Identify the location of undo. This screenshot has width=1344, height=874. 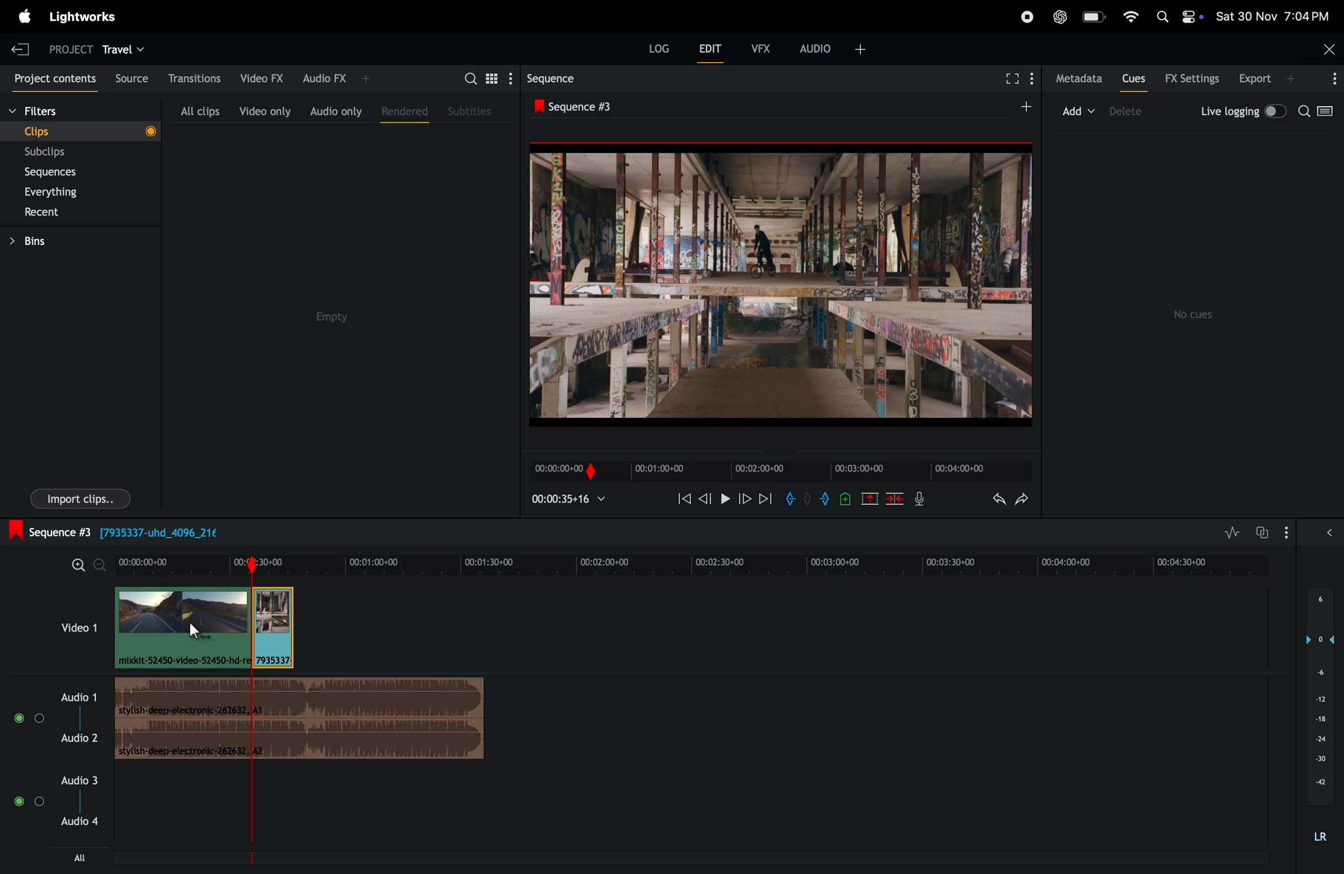
(990, 498).